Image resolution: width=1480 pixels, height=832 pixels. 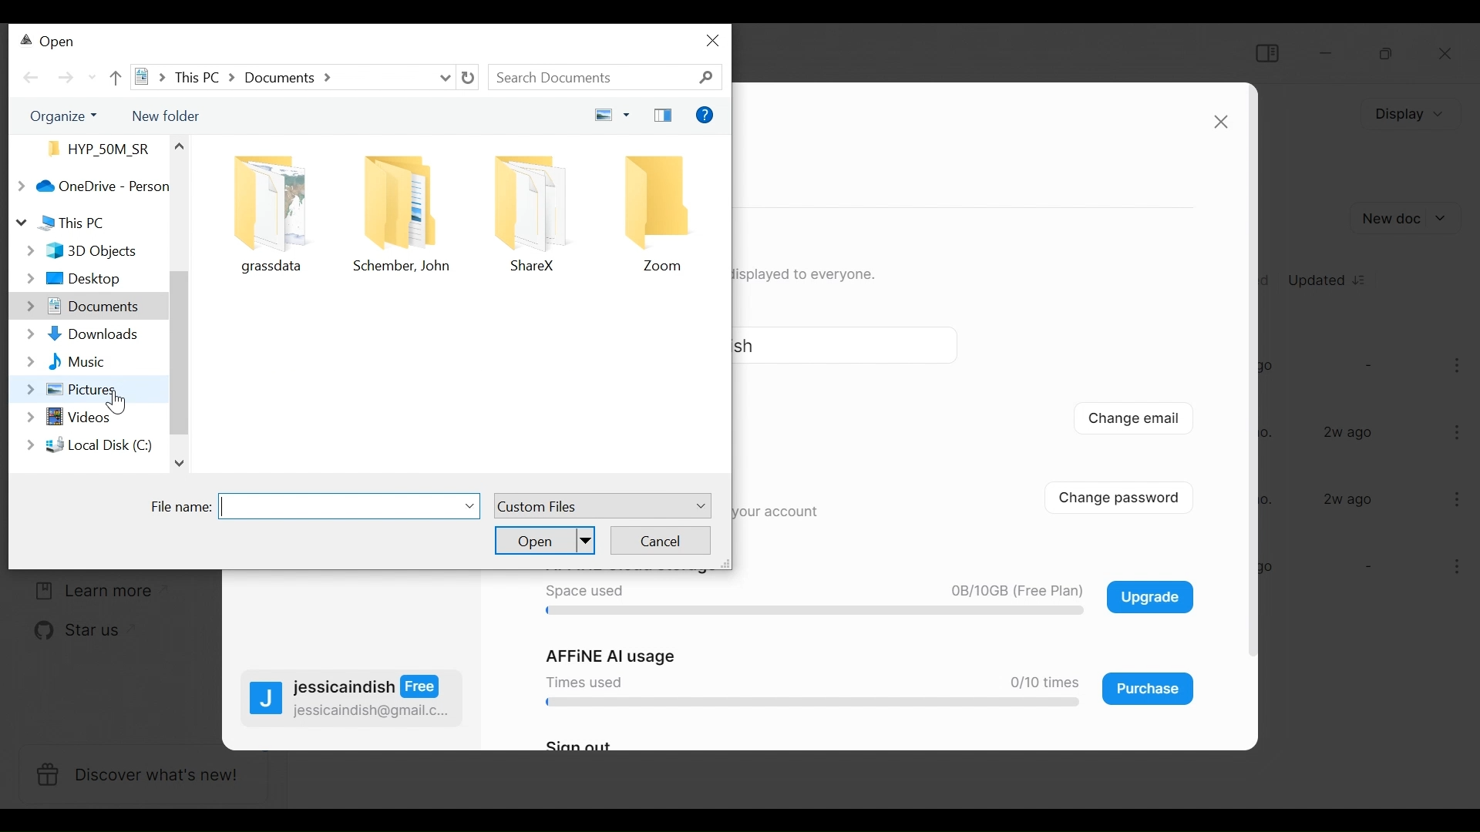 What do you see at coordinates (583, 592) in the screenshot?
I see `Space used` at bounding box center [583, 592].